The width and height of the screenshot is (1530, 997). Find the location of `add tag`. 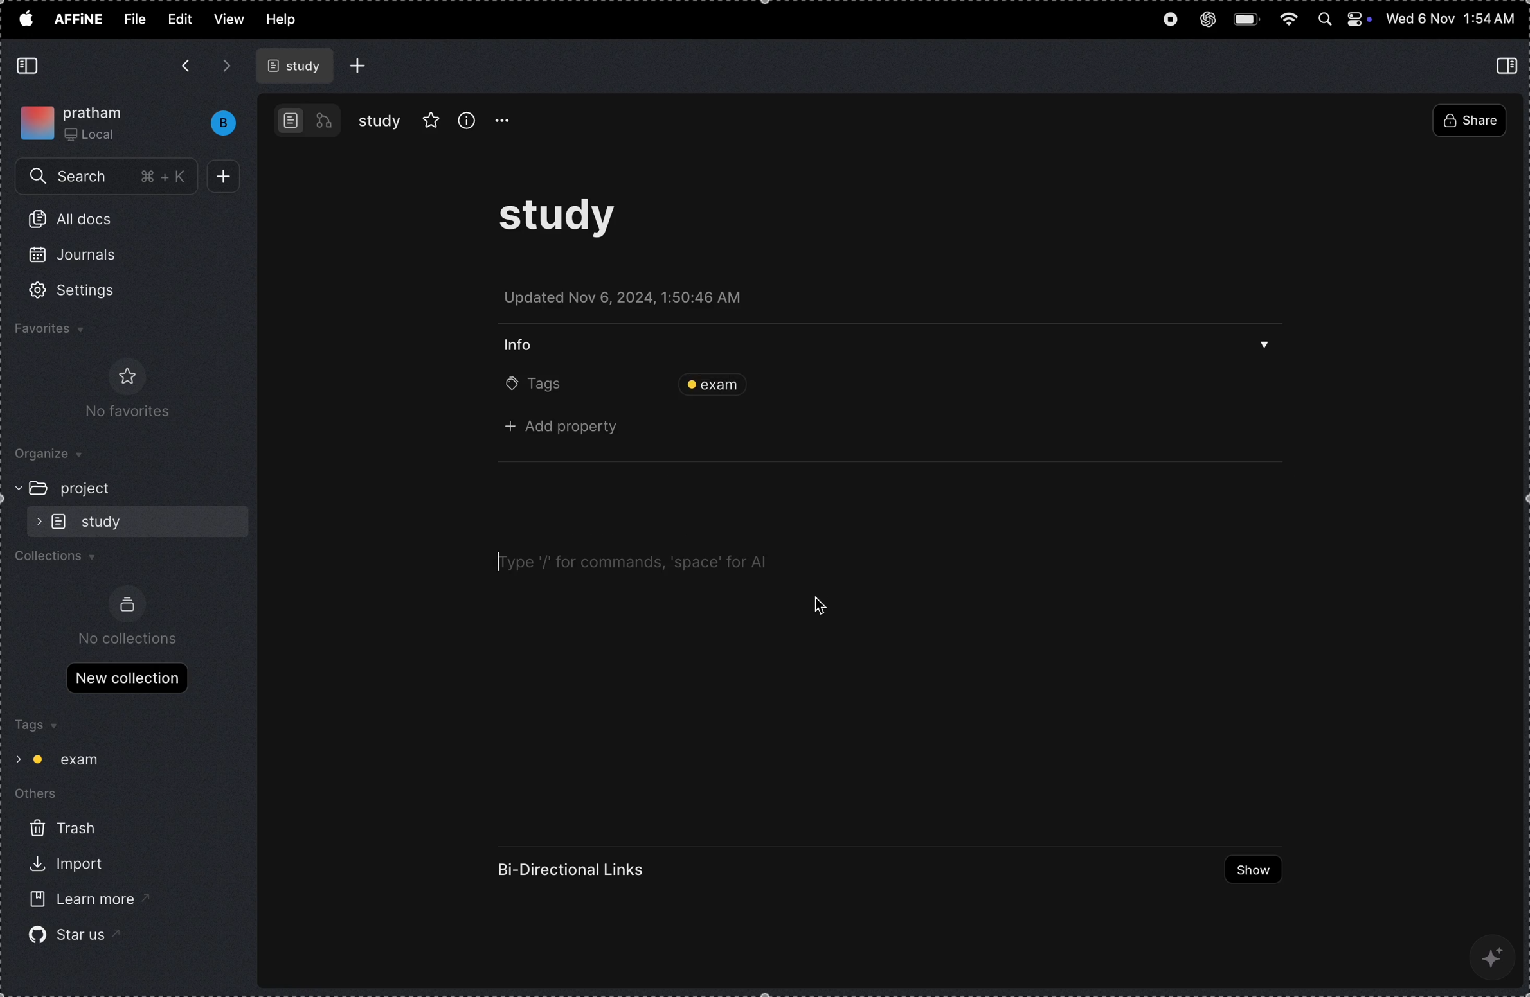

add tag is located at coordinates (977, 384).